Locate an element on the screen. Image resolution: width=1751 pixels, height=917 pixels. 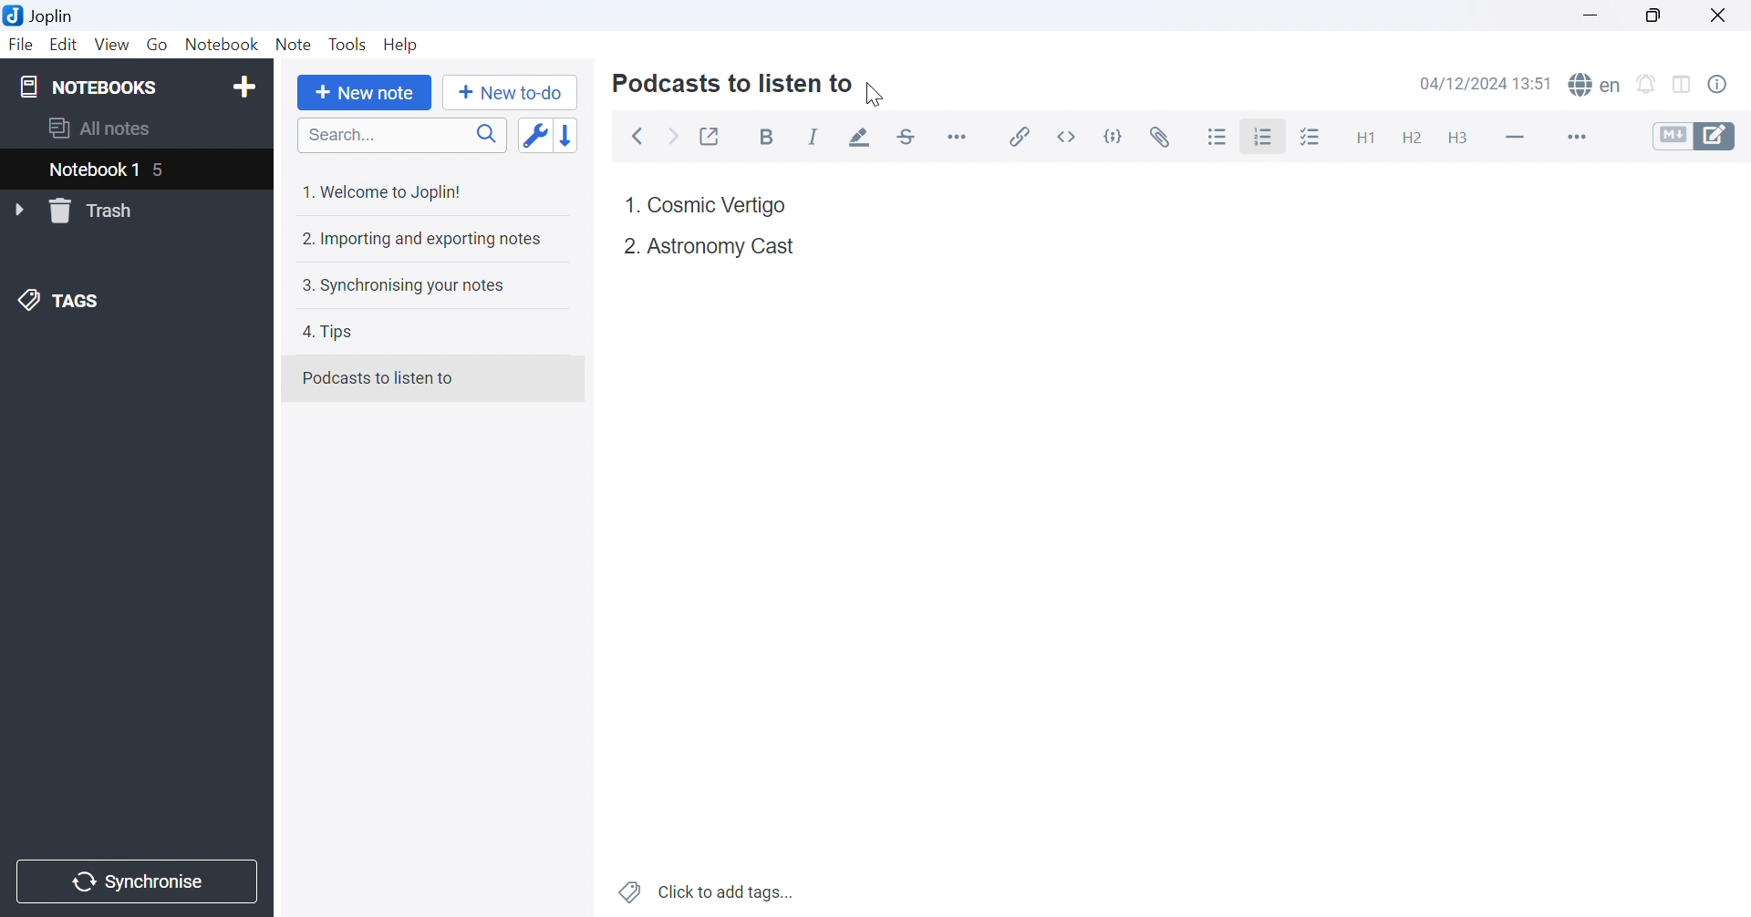
Restore Down is located at coordinates (1651, 14).